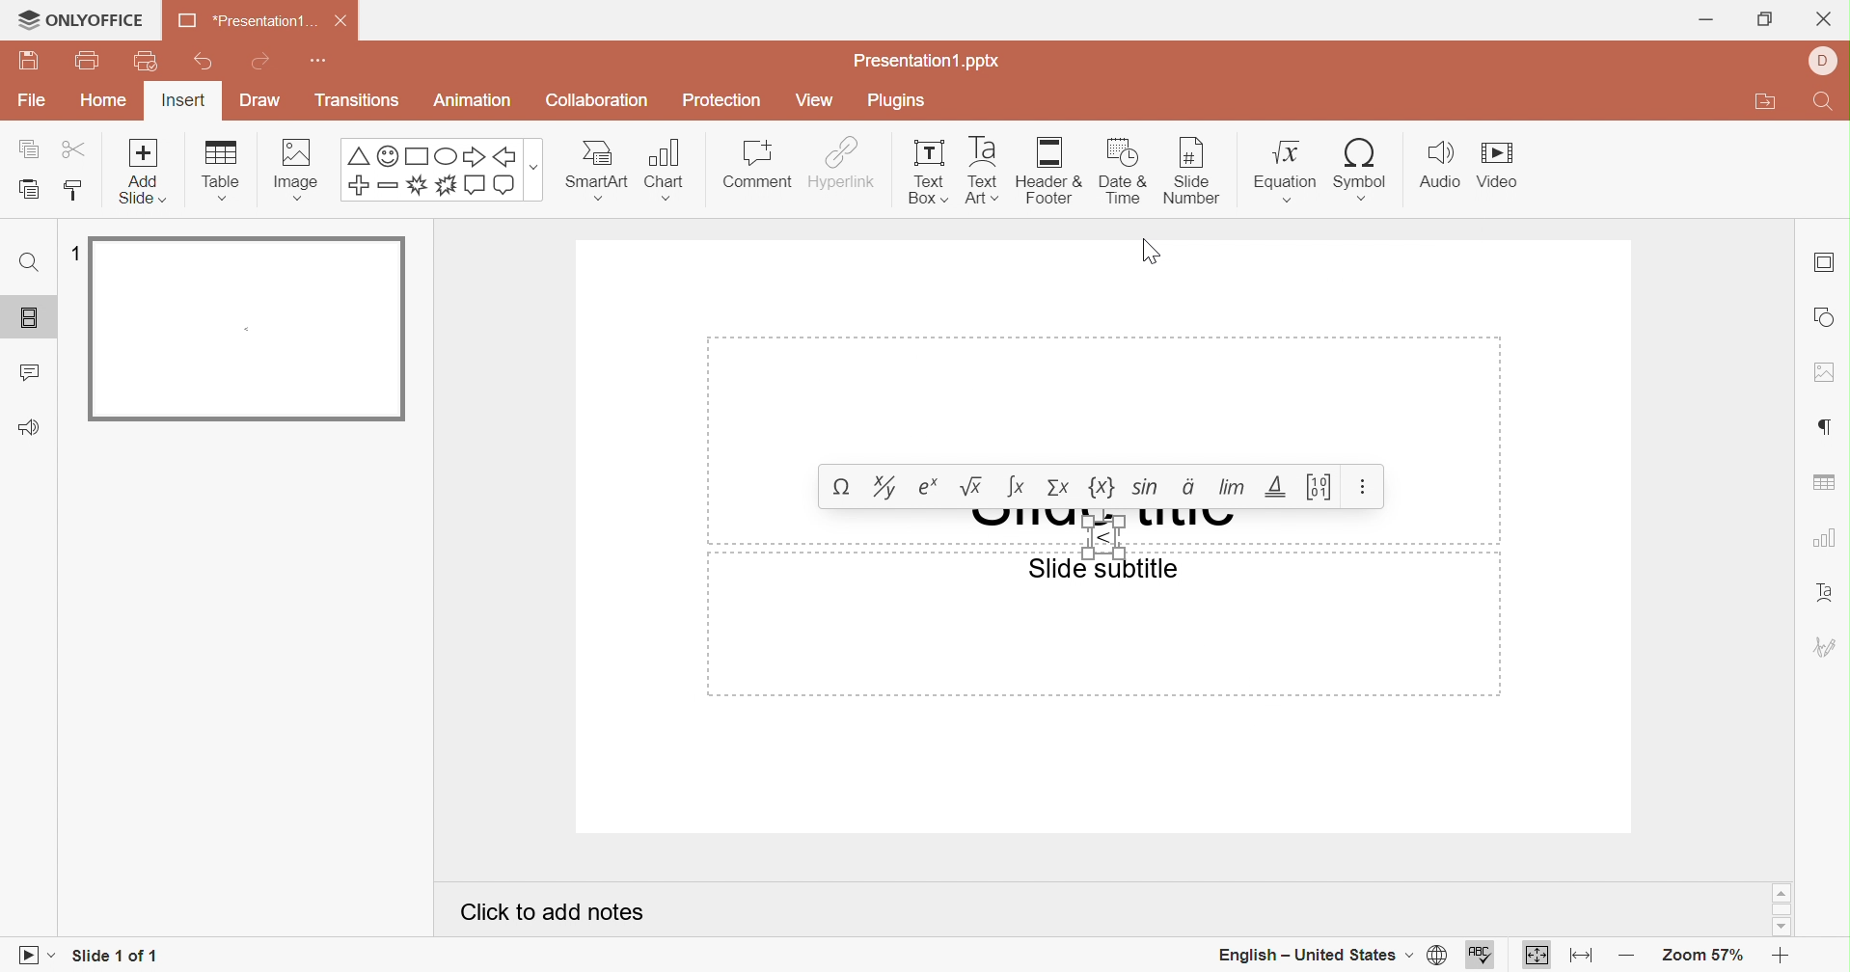 This screenshot has height=972, width=1850. Describe the element at coordinates (74, 192) in the screenshot. I see `Copy style` at that location.